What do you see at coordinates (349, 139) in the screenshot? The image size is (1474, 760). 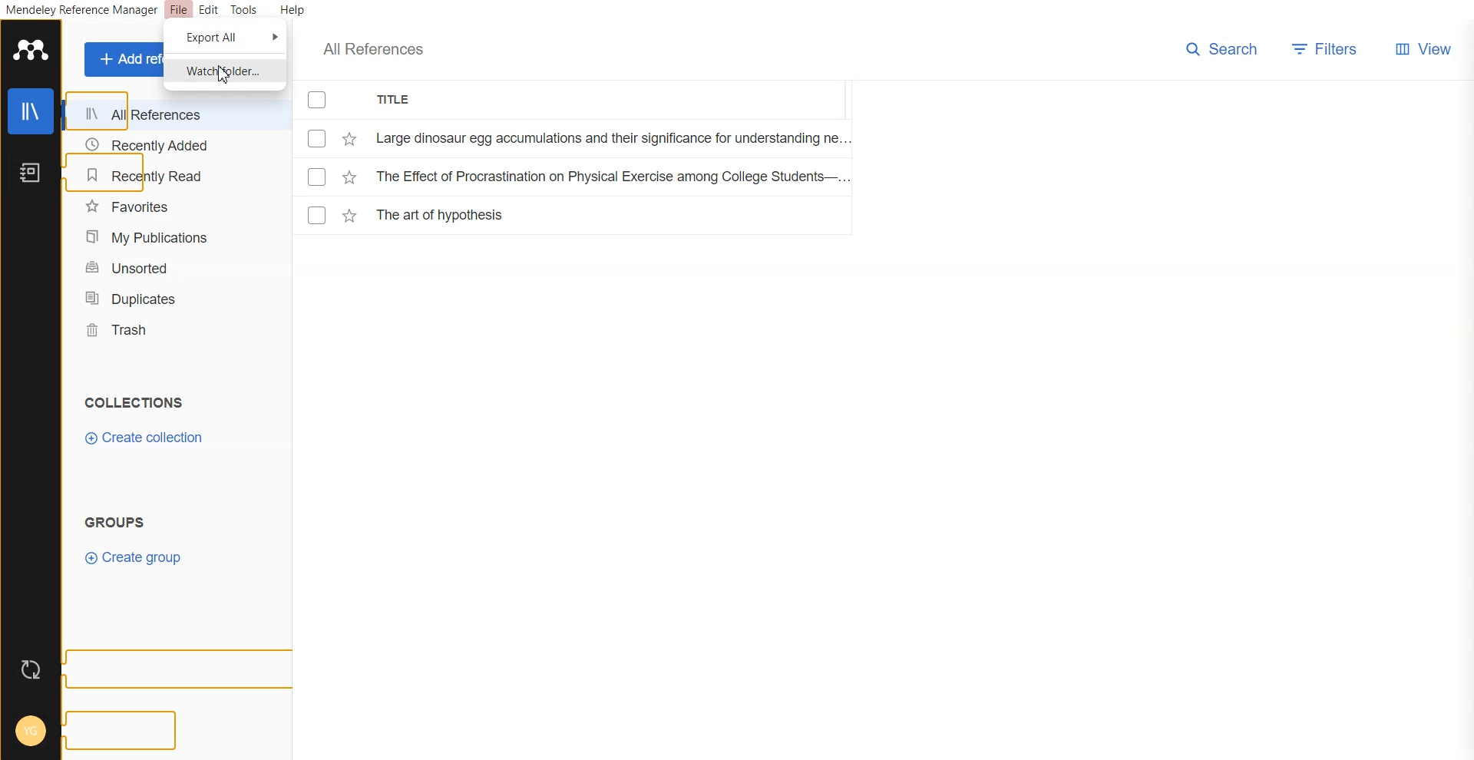 I see `Starred` at bounding box center [349, 139].